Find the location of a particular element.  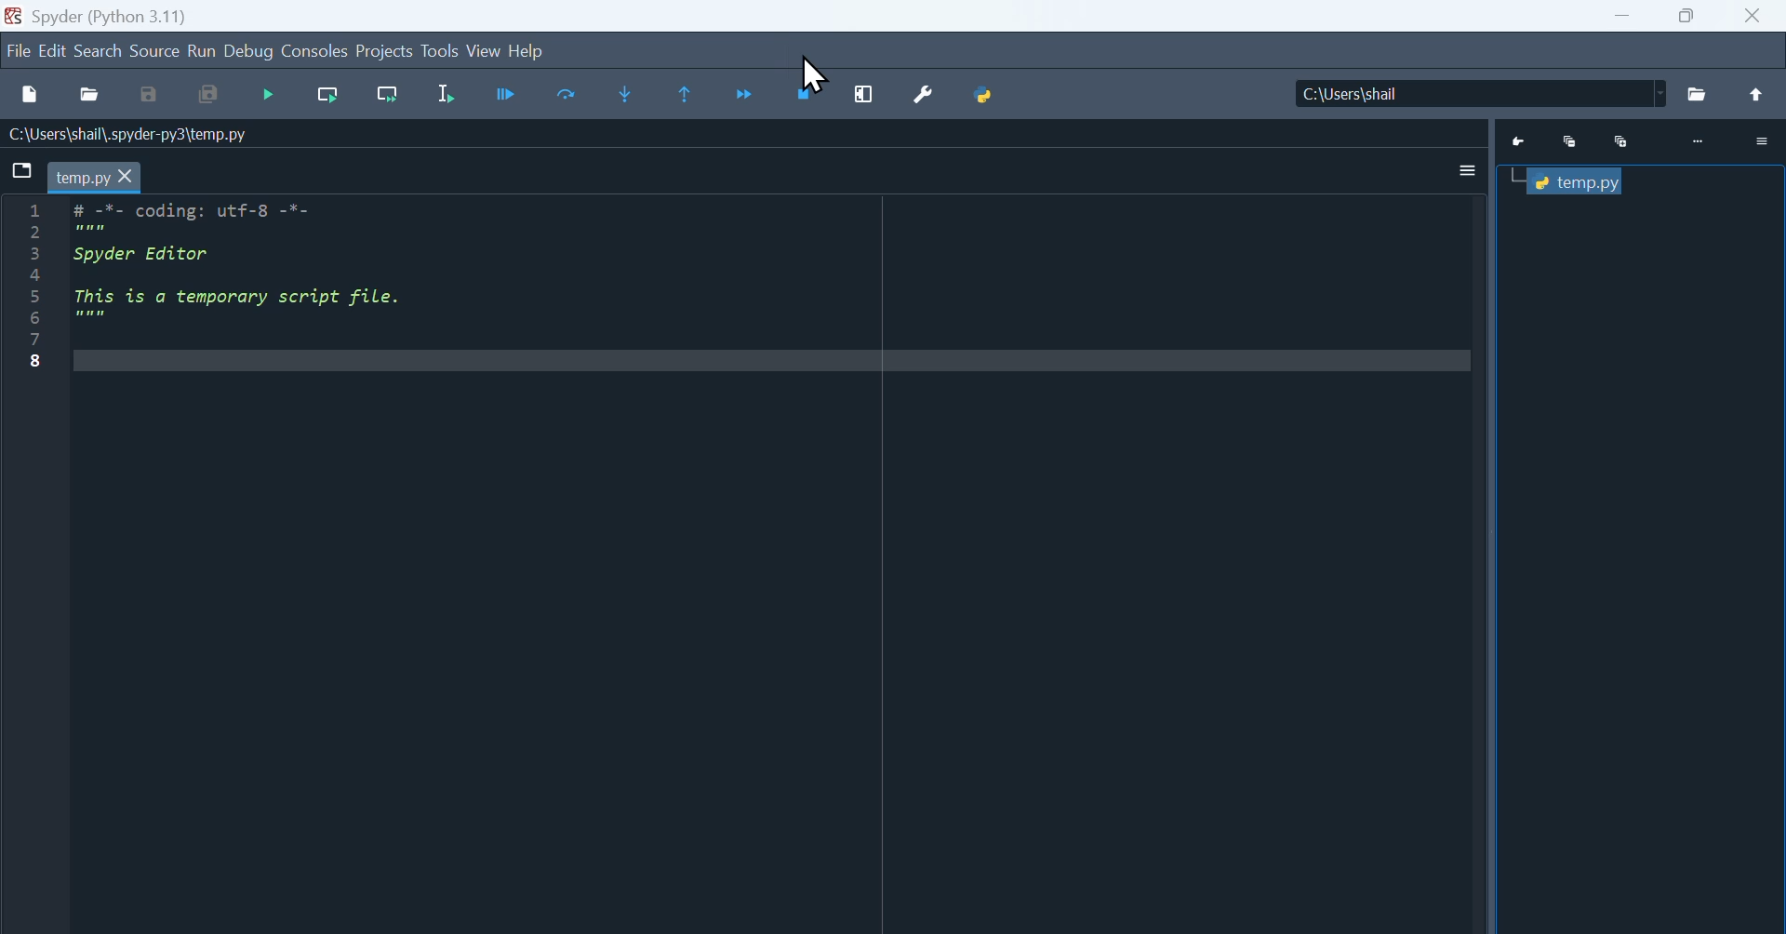

Edit is located at coordinates (53, 53).